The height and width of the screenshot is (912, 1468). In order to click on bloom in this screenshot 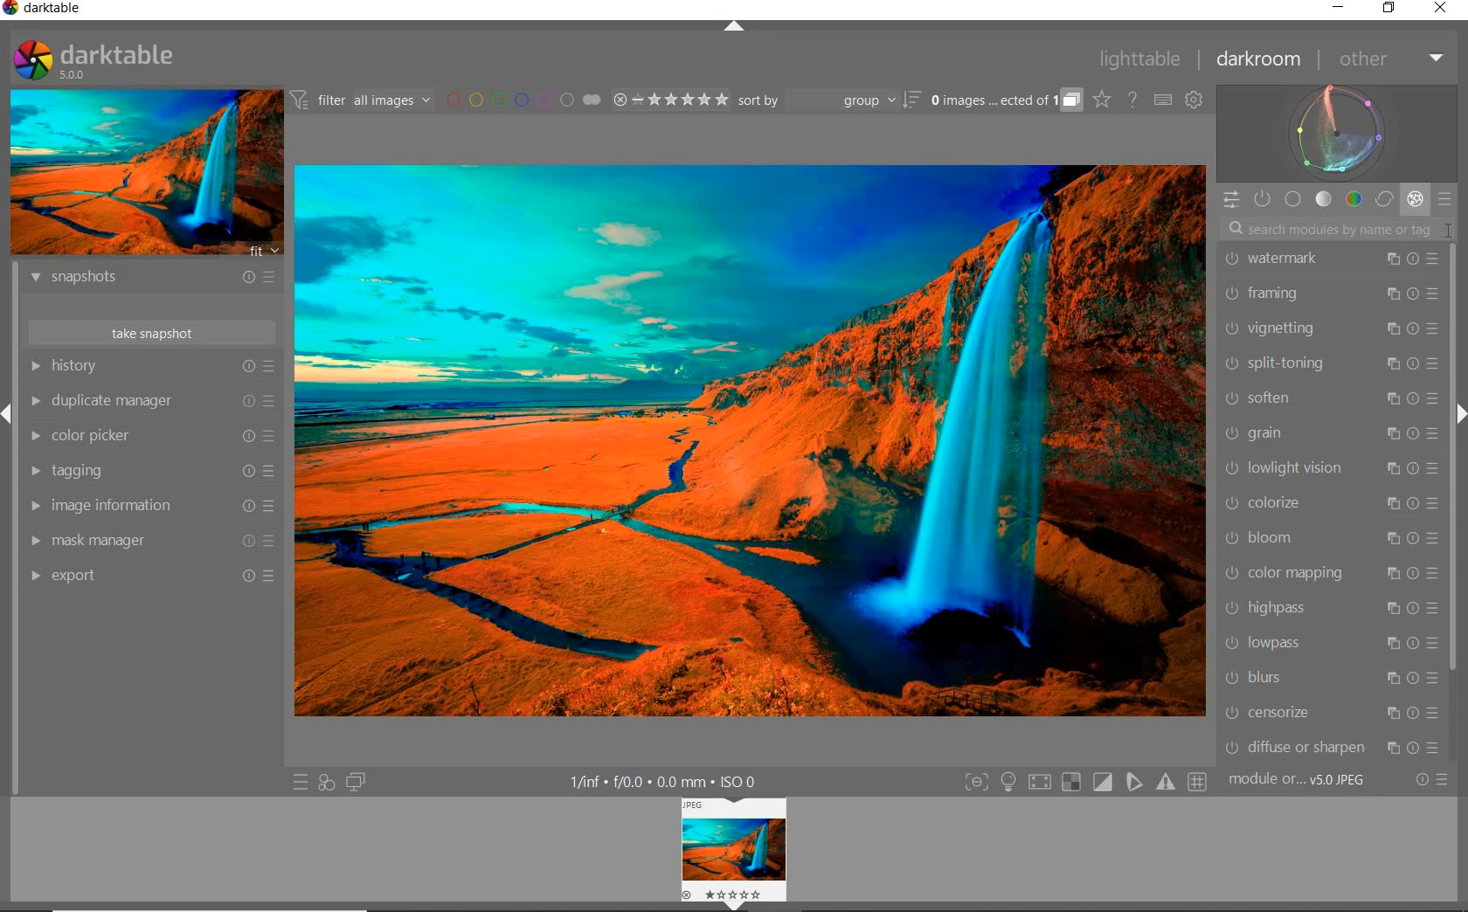, I will do `click(1331, 539)`.